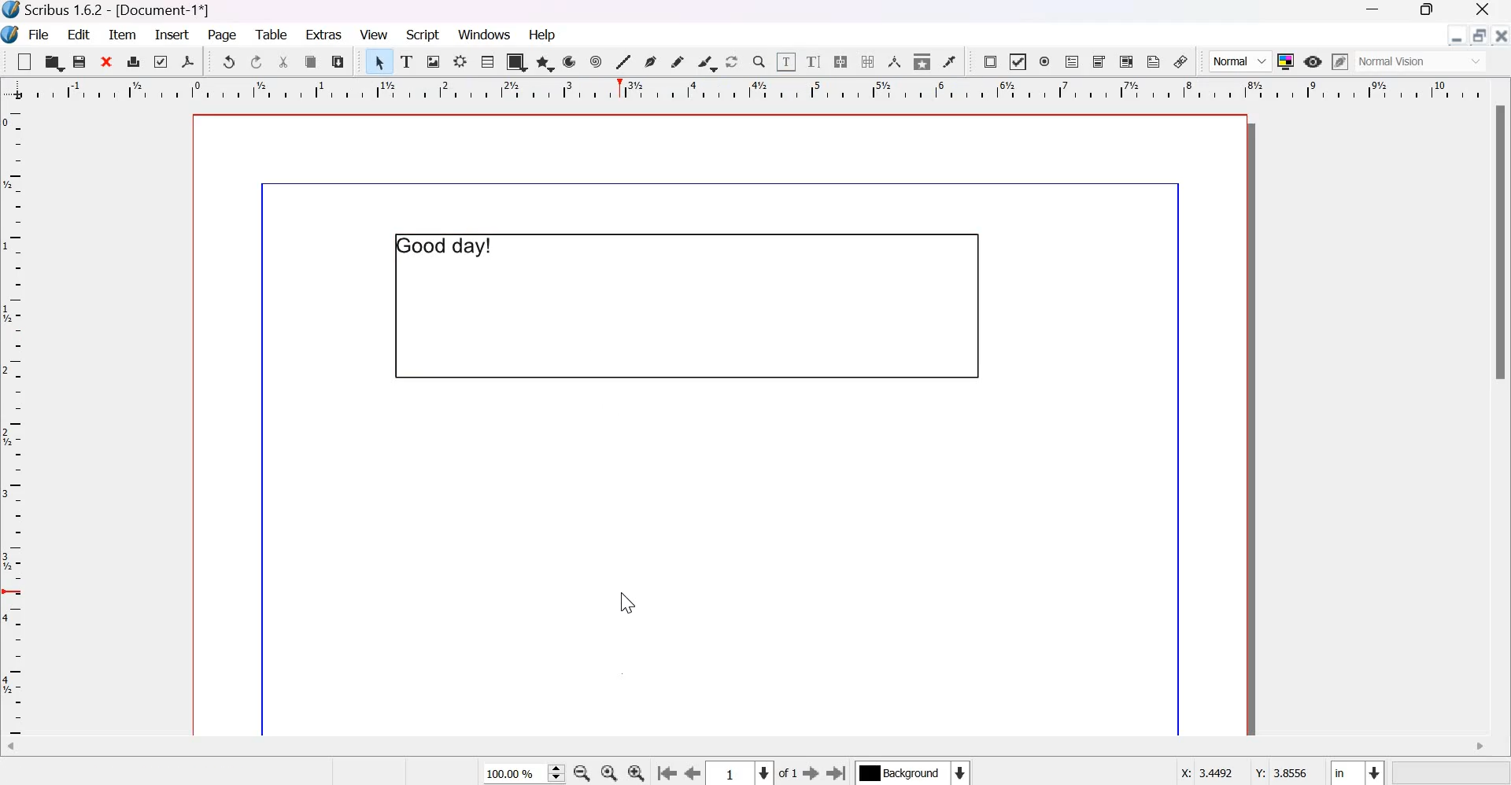 Image resolution: width=1511 pixels, height=785 pixels. Describe the element at coordinates (434, 61) in the screenshot. I see `image render` at that location.